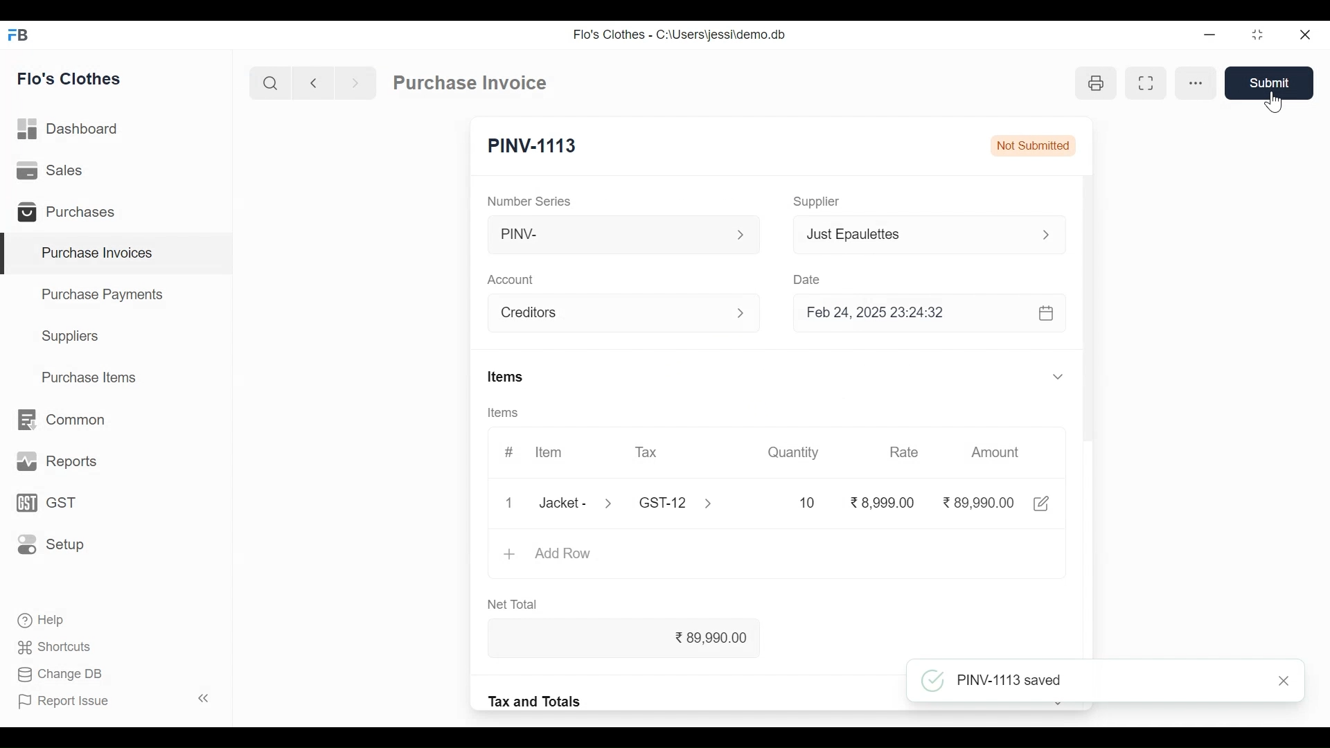  What do you see at coordinates (1275, 83) in the screenshot?
I see `Save` at bounding box center [1275, 83].